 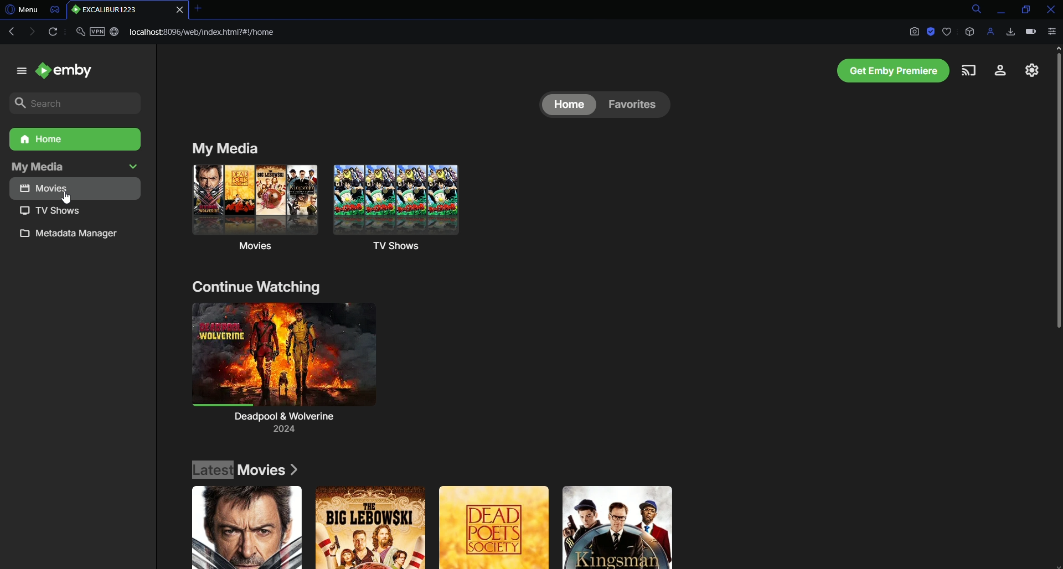 What do you see at coordinates (70, 69) in the screenshot?
I see `emby` at bounding box center [70, 69].